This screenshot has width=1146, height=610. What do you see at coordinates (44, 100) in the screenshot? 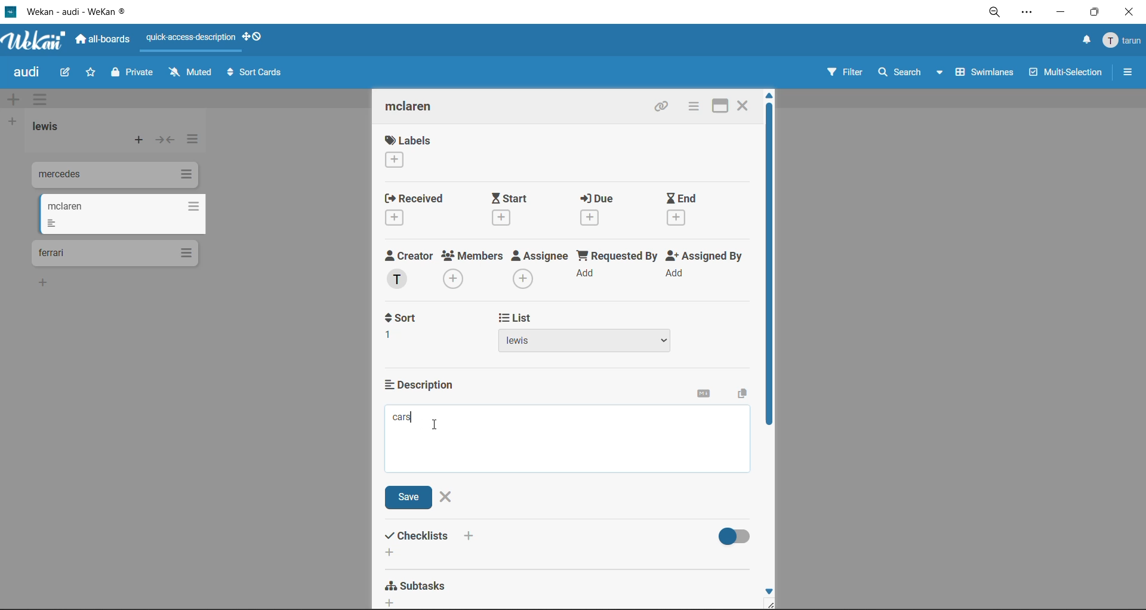
I see `swimlane actions` at bounding box center [44, 100].